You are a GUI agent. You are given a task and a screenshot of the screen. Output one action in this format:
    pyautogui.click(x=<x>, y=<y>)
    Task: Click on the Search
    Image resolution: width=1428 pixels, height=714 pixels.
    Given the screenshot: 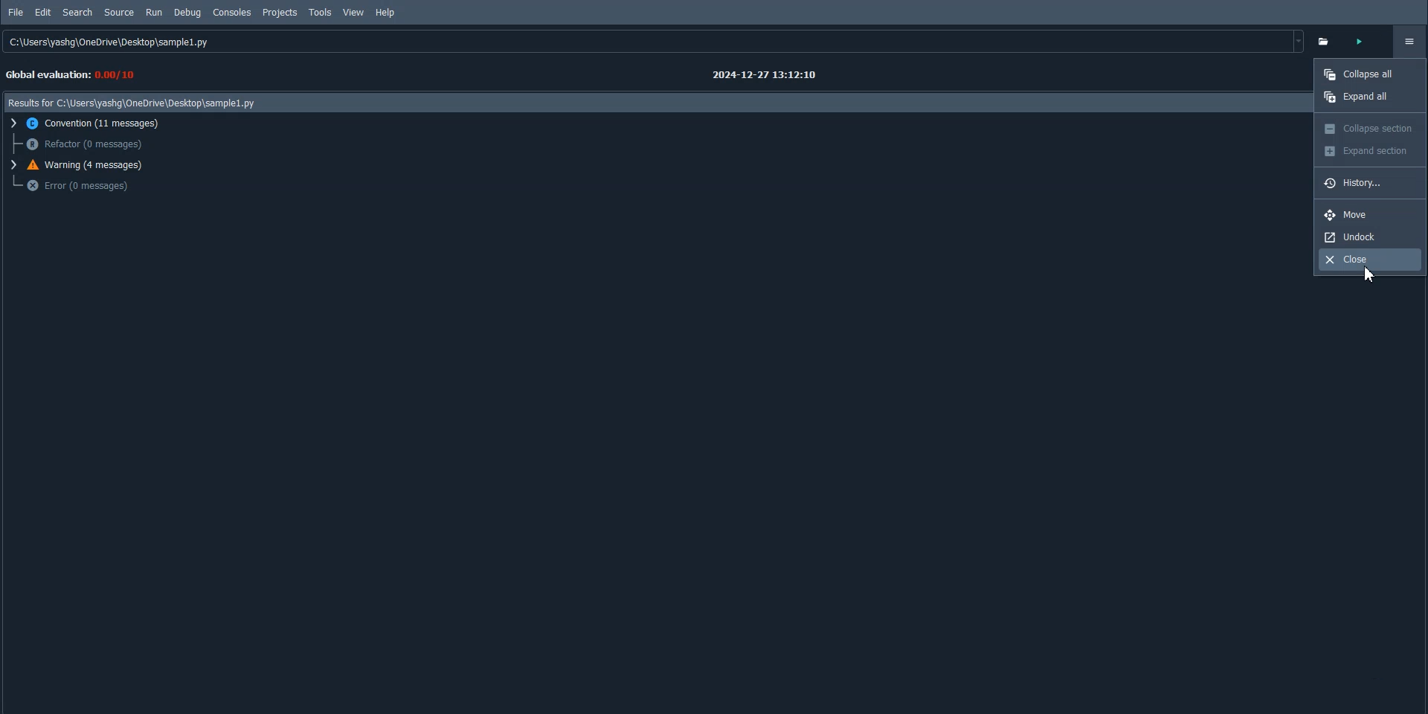 What is the action you would take?
    pyautogui.click(x=78, y=12)
    